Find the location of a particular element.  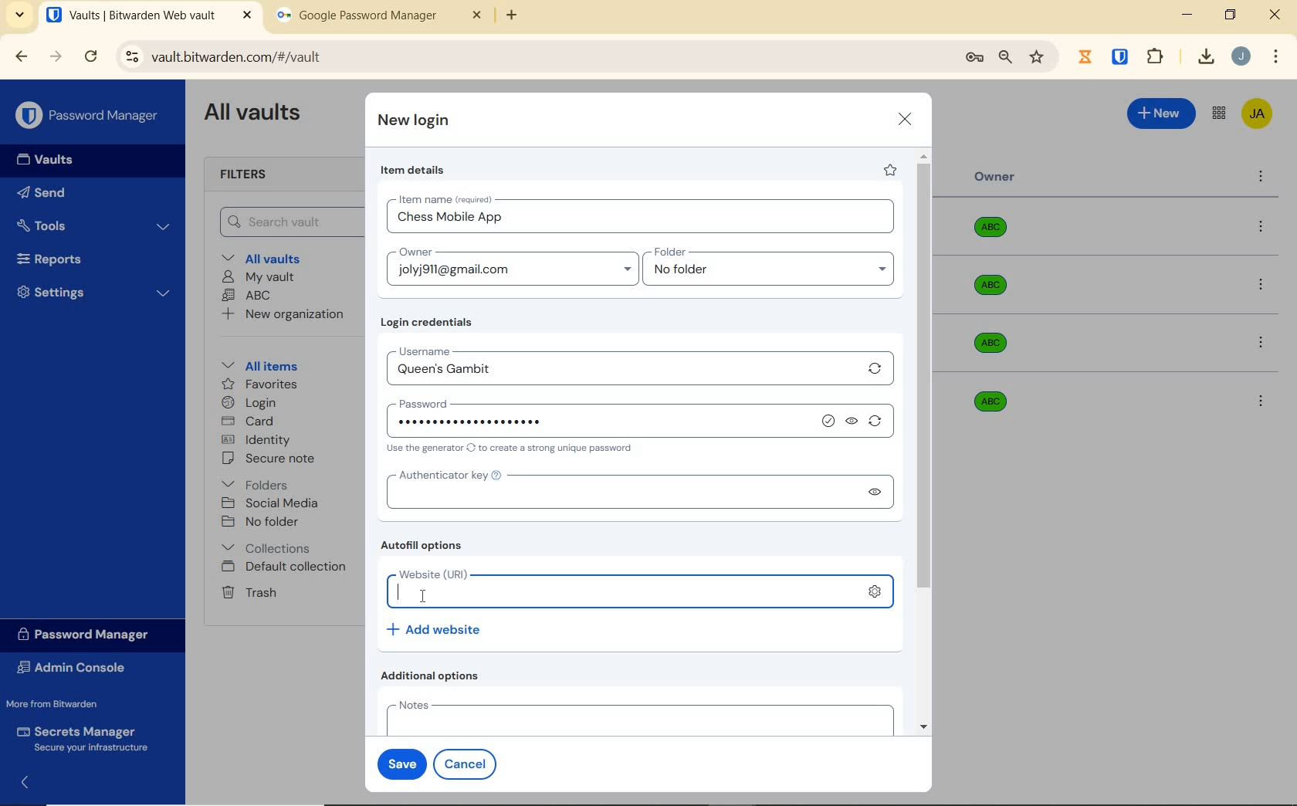

login name is located at coordinates (642, 221).